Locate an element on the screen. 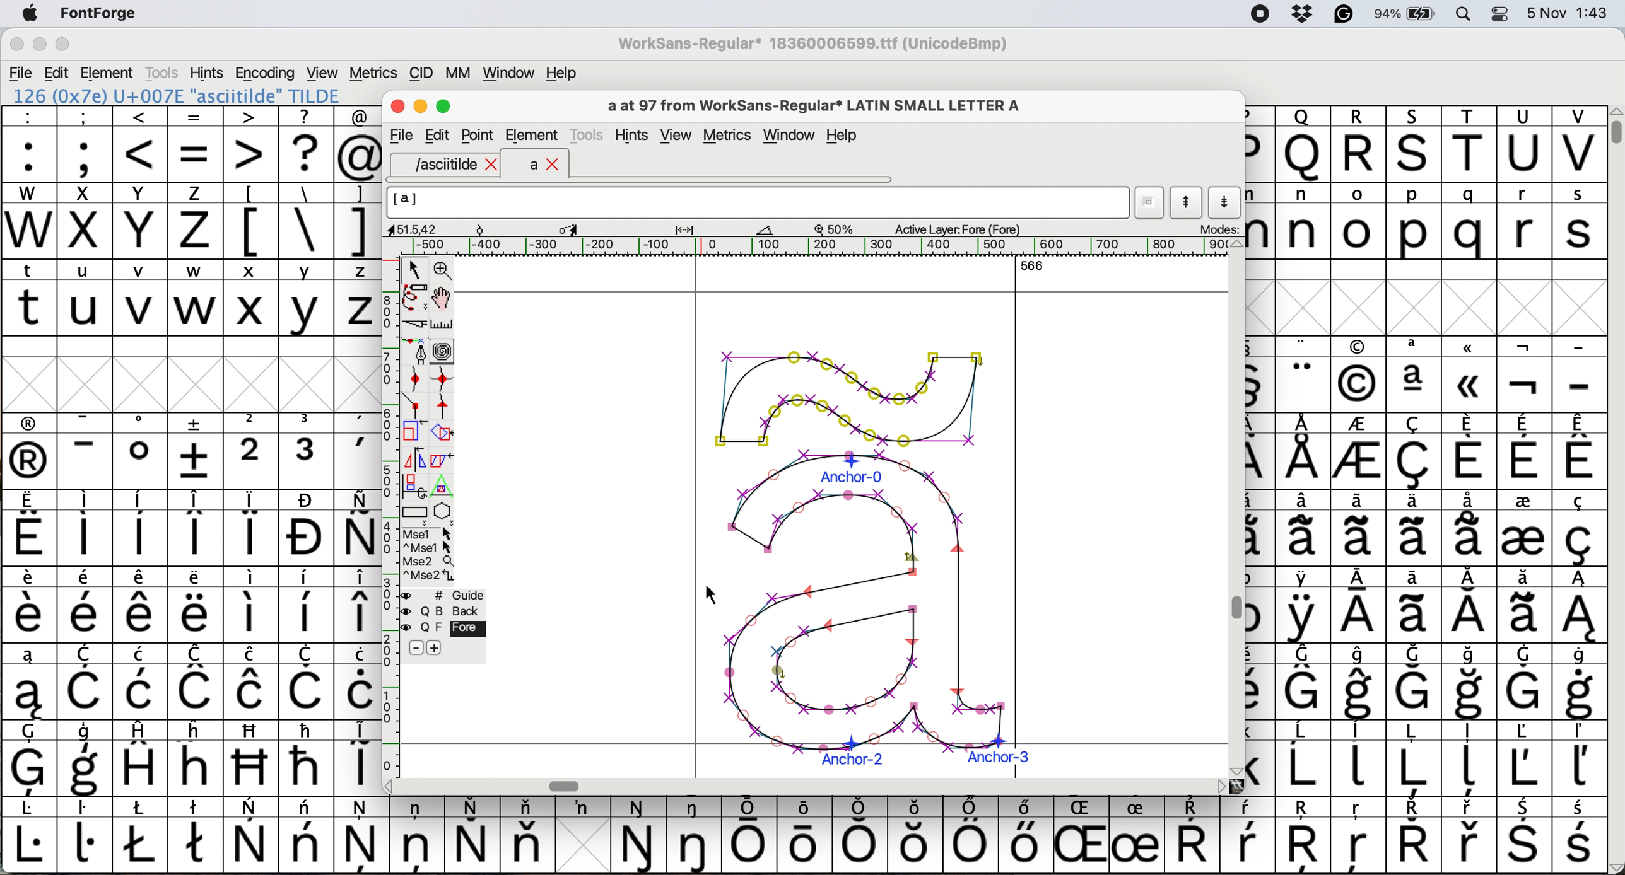 The width and height of the screenshot is (1625, 875). scroll button is located at coordinates (1221, 785).